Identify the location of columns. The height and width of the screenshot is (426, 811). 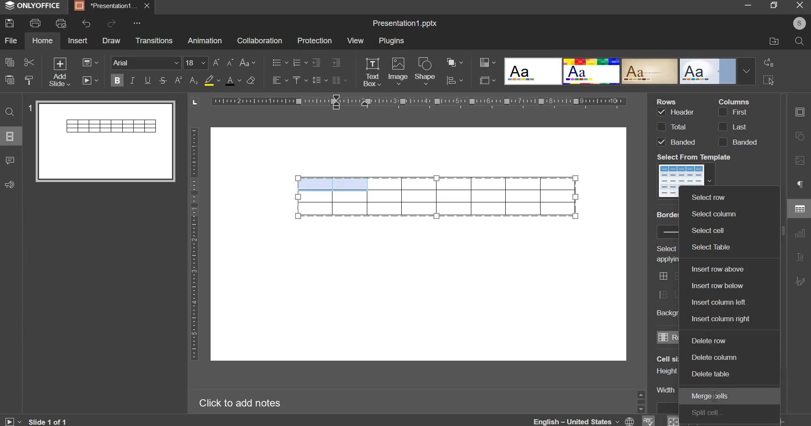
(737, 126).